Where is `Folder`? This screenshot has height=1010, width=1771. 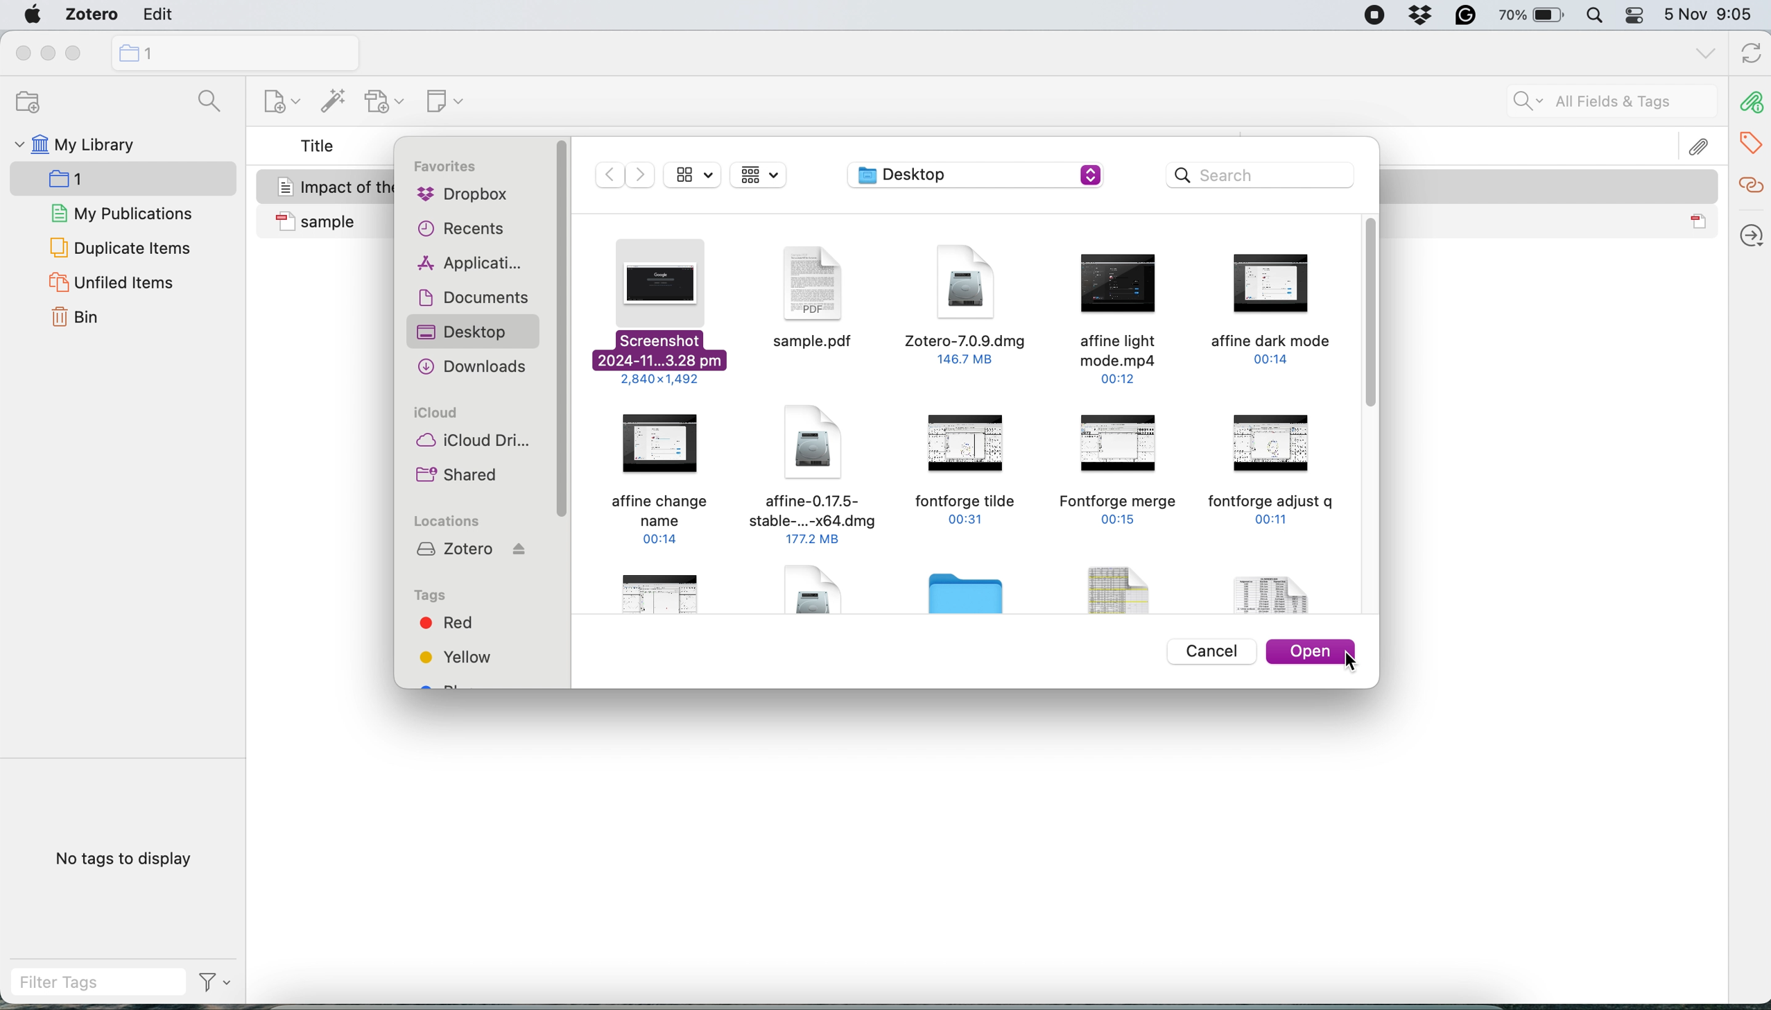
Folder is located at coordinates (972, 597).